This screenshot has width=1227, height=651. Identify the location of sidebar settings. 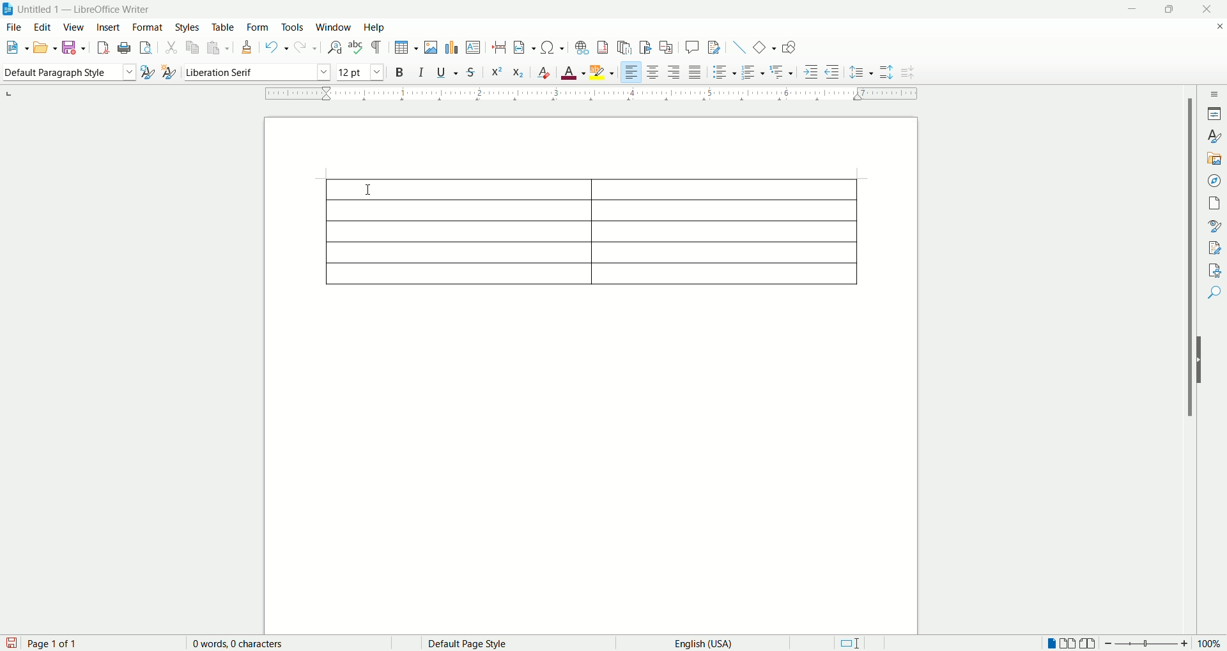
(1214, 93).